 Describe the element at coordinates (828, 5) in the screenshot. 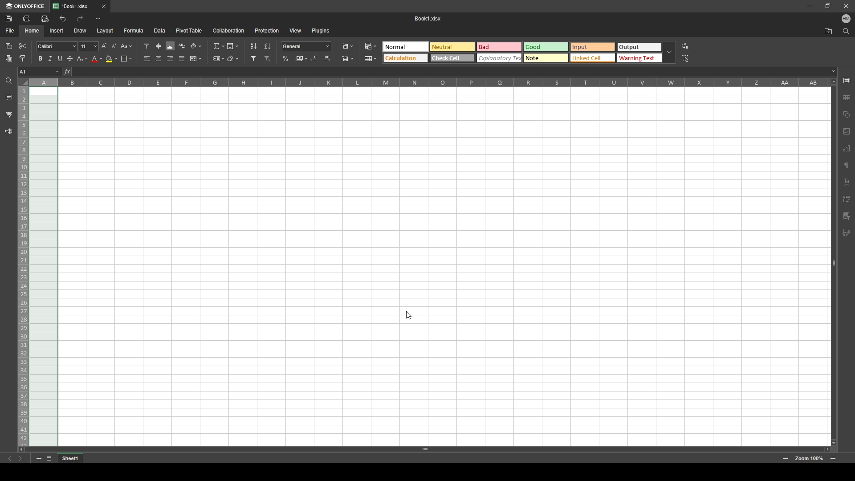

I see `resize` at that location.